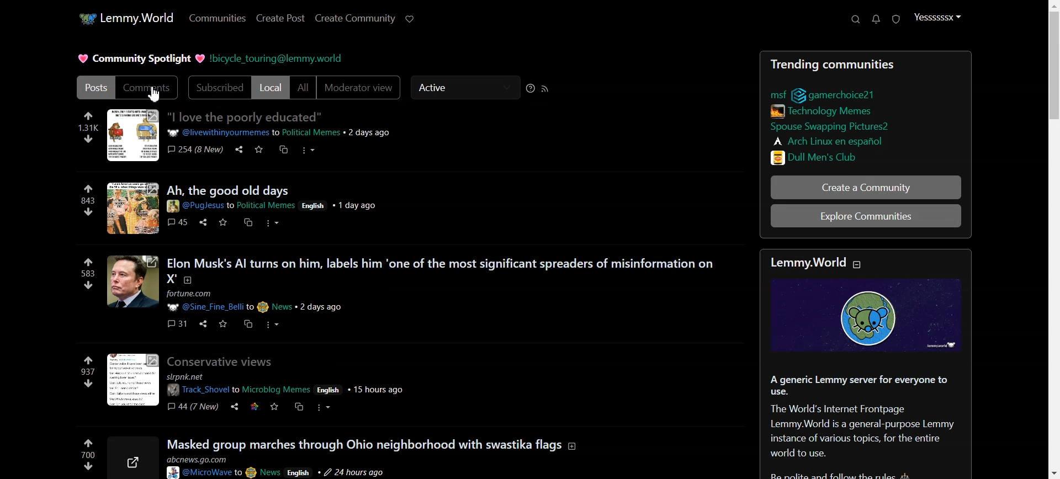 The height and width of the screenshot is (479, 1060). Describe the element at coordinates (774, 94) in the screenshot. I see `link` at that location.